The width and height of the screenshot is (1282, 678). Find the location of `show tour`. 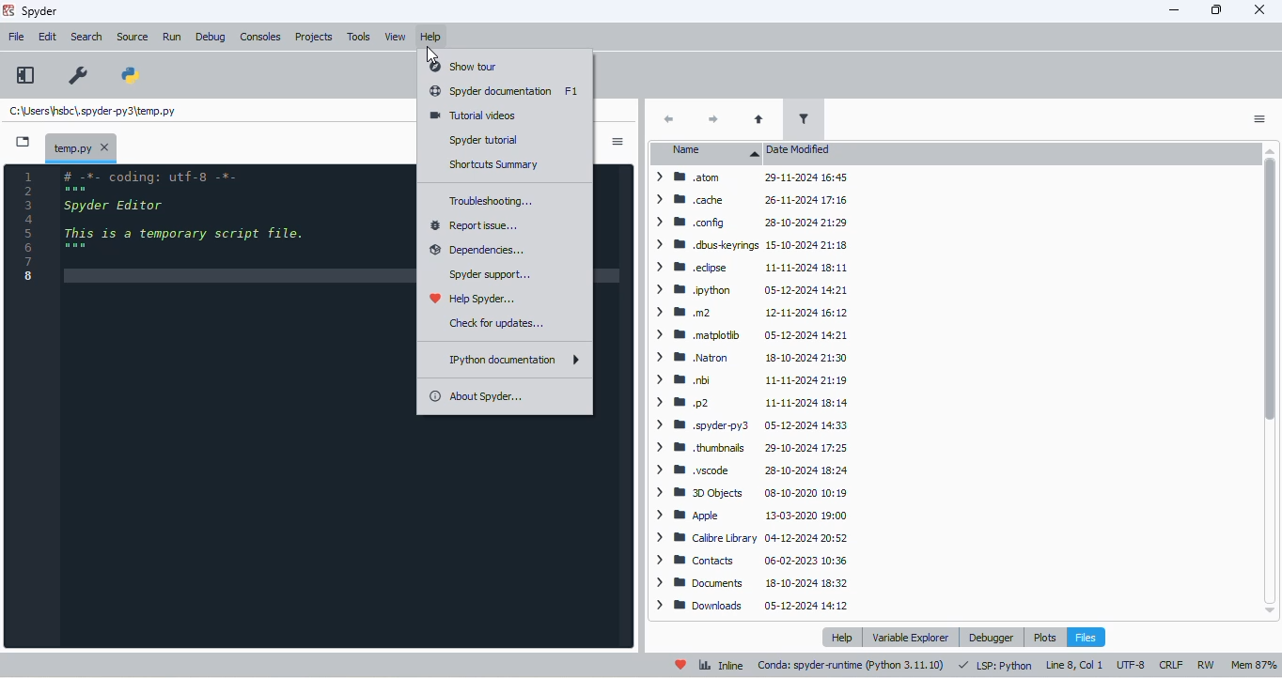

show tour is located at coordinates (462, 67).